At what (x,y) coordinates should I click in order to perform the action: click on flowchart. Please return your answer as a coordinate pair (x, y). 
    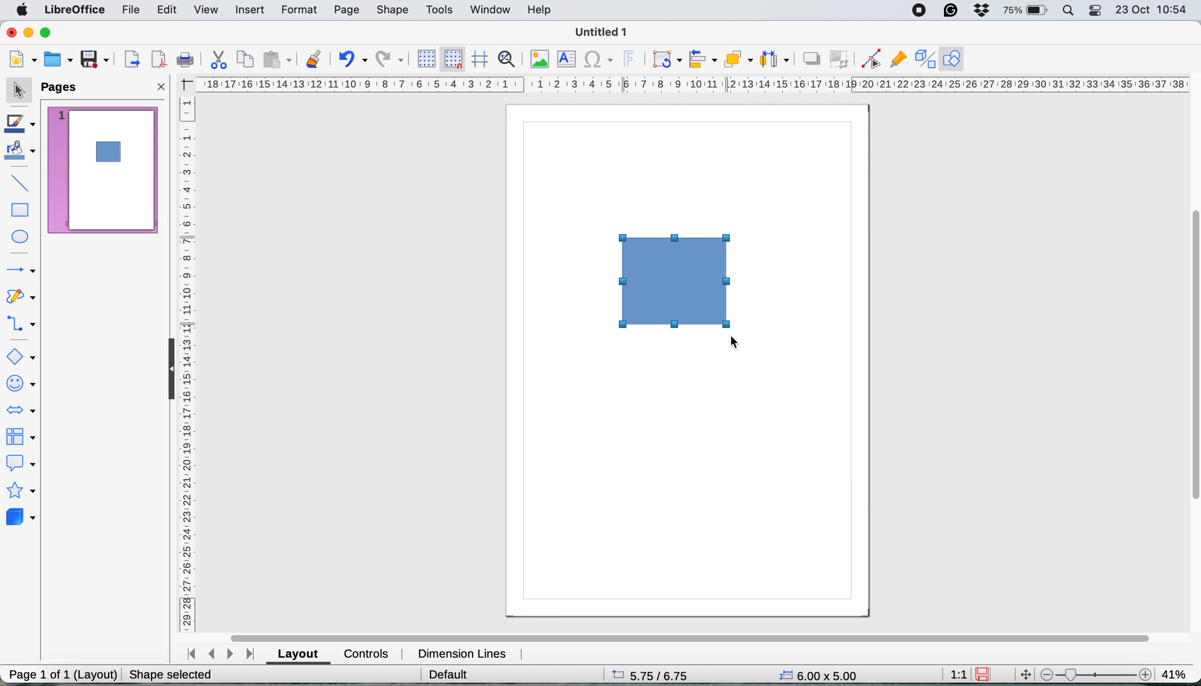
    Looking at the image, I should click on (21, 437).